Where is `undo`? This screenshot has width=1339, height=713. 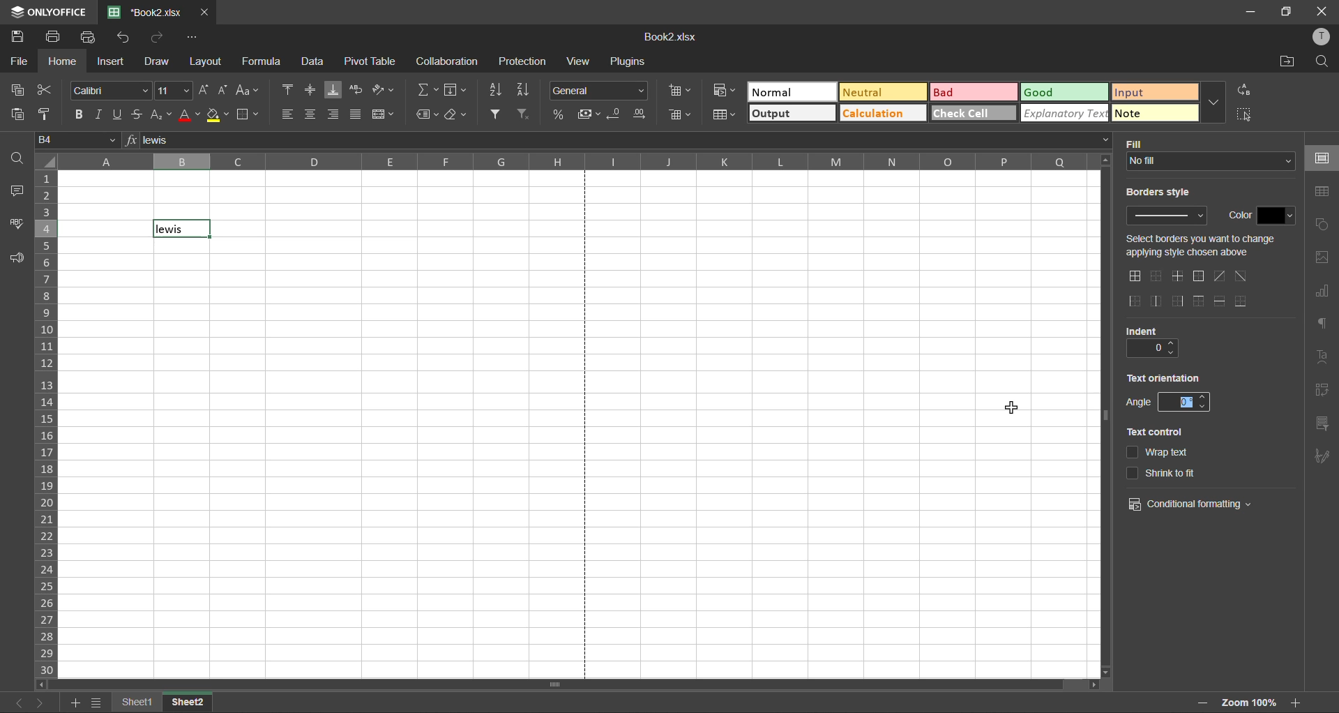 undo is located at coordinates (123, 37).